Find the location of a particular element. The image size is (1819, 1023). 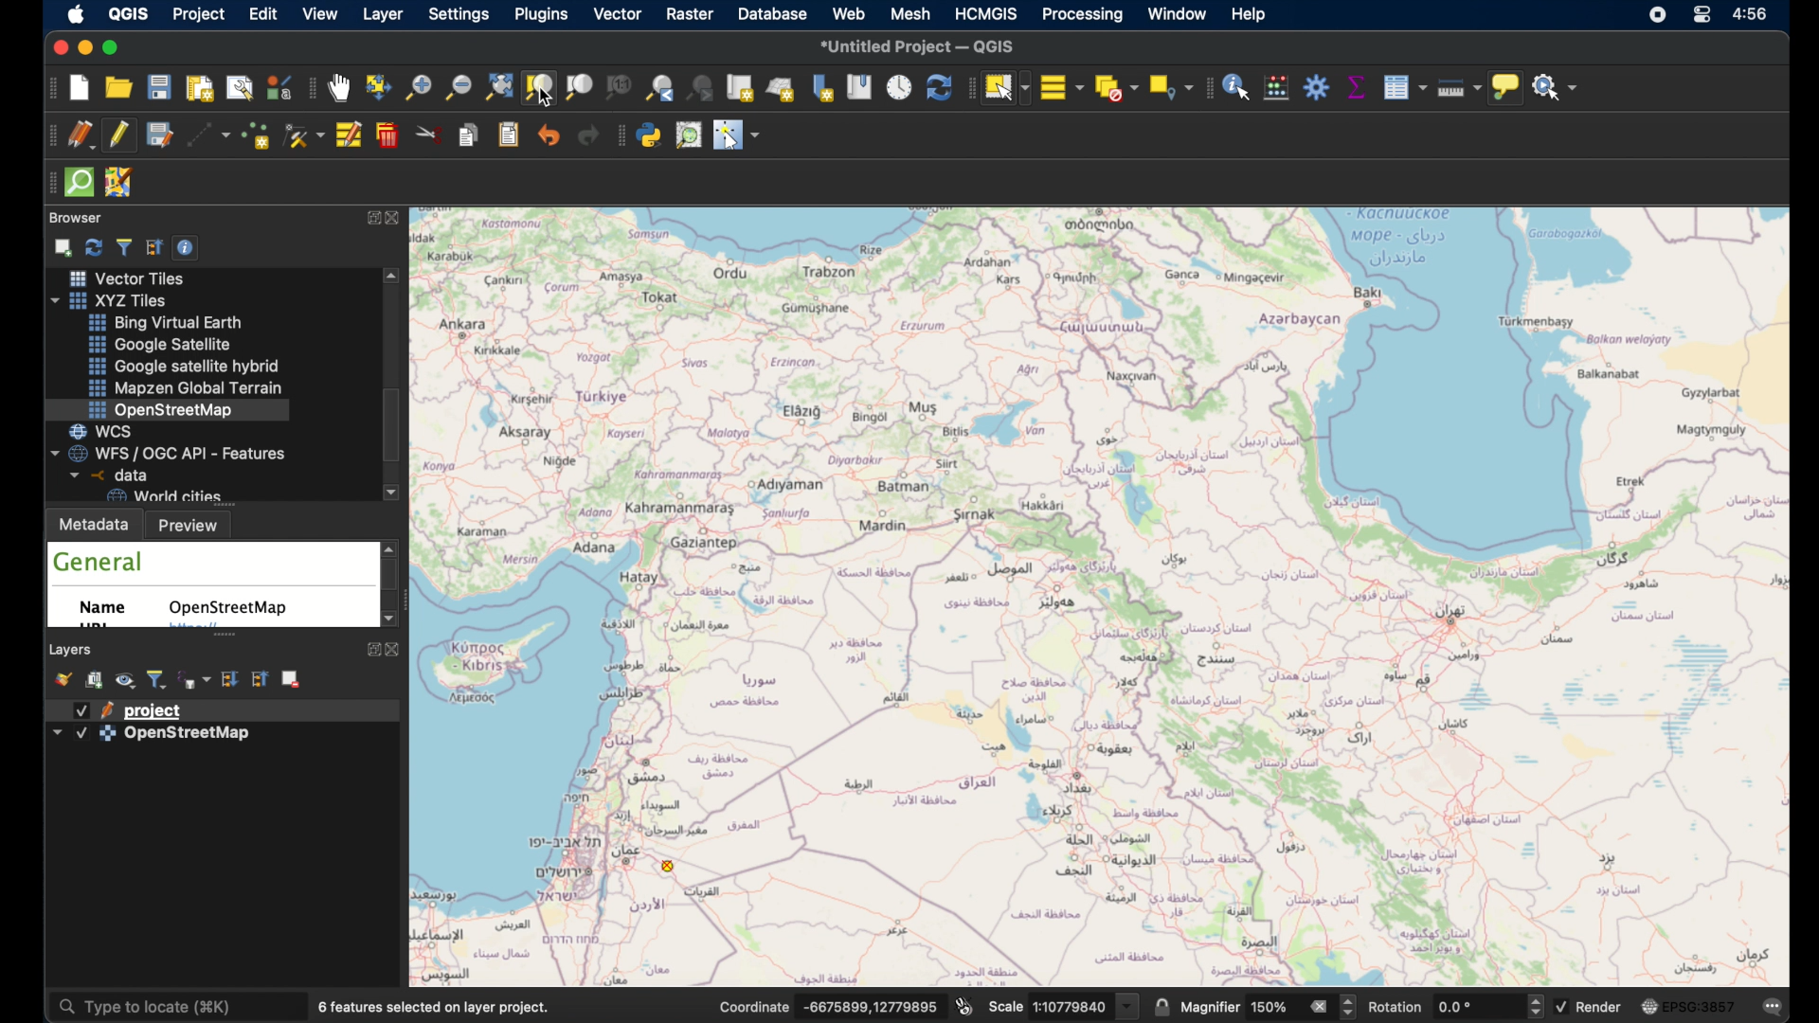

collapse all is located at coordinates (259, 678).